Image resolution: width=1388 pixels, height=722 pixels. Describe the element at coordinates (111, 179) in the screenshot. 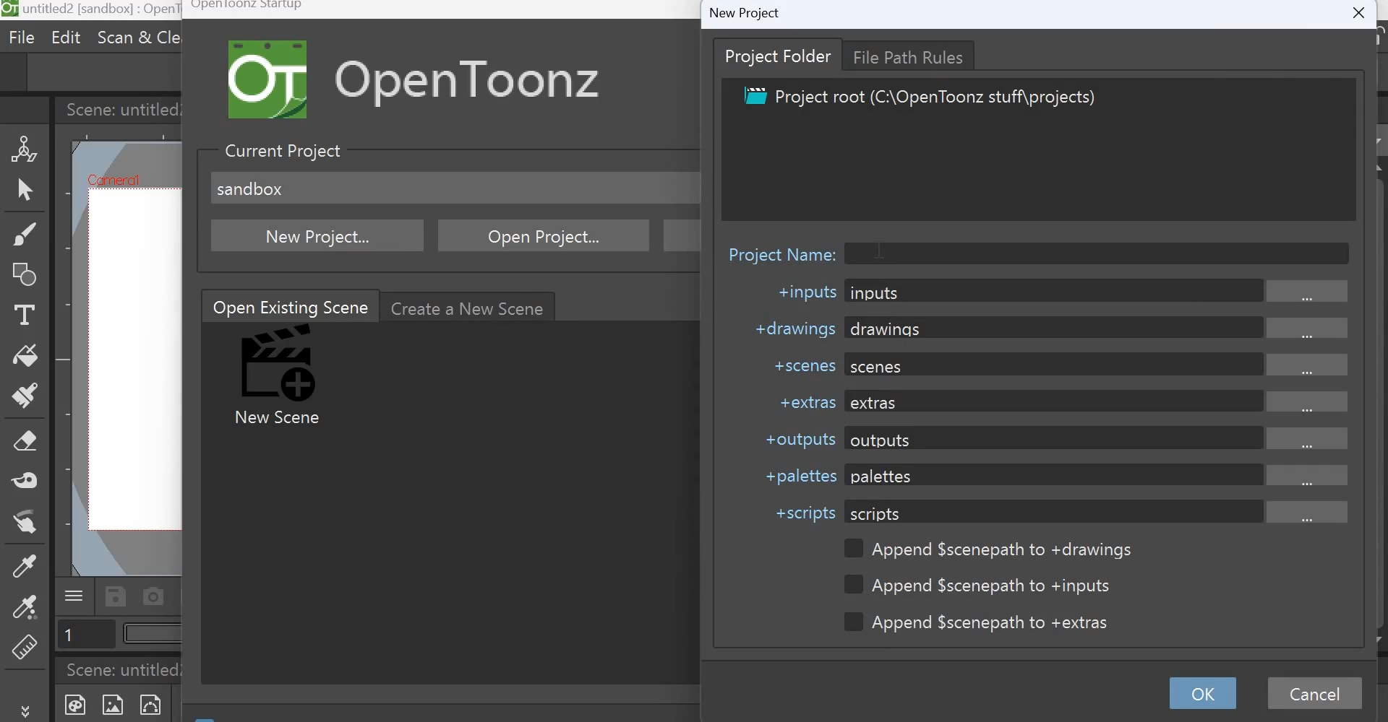

I see `Cafniercil` at that location.